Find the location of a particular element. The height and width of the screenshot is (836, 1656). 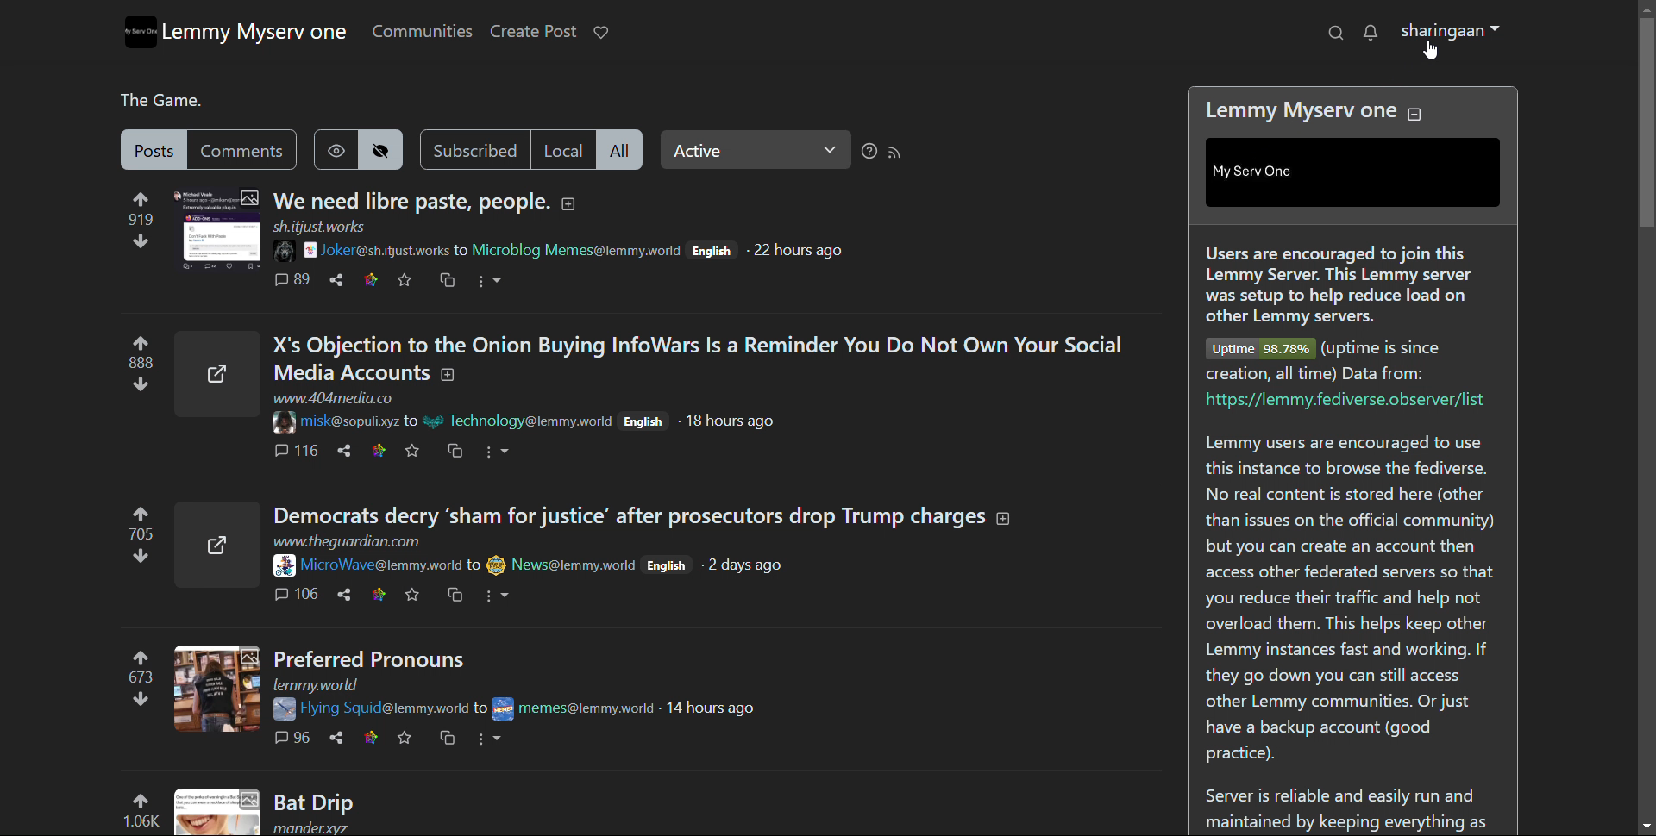

more is located at coordinates (507, 452).